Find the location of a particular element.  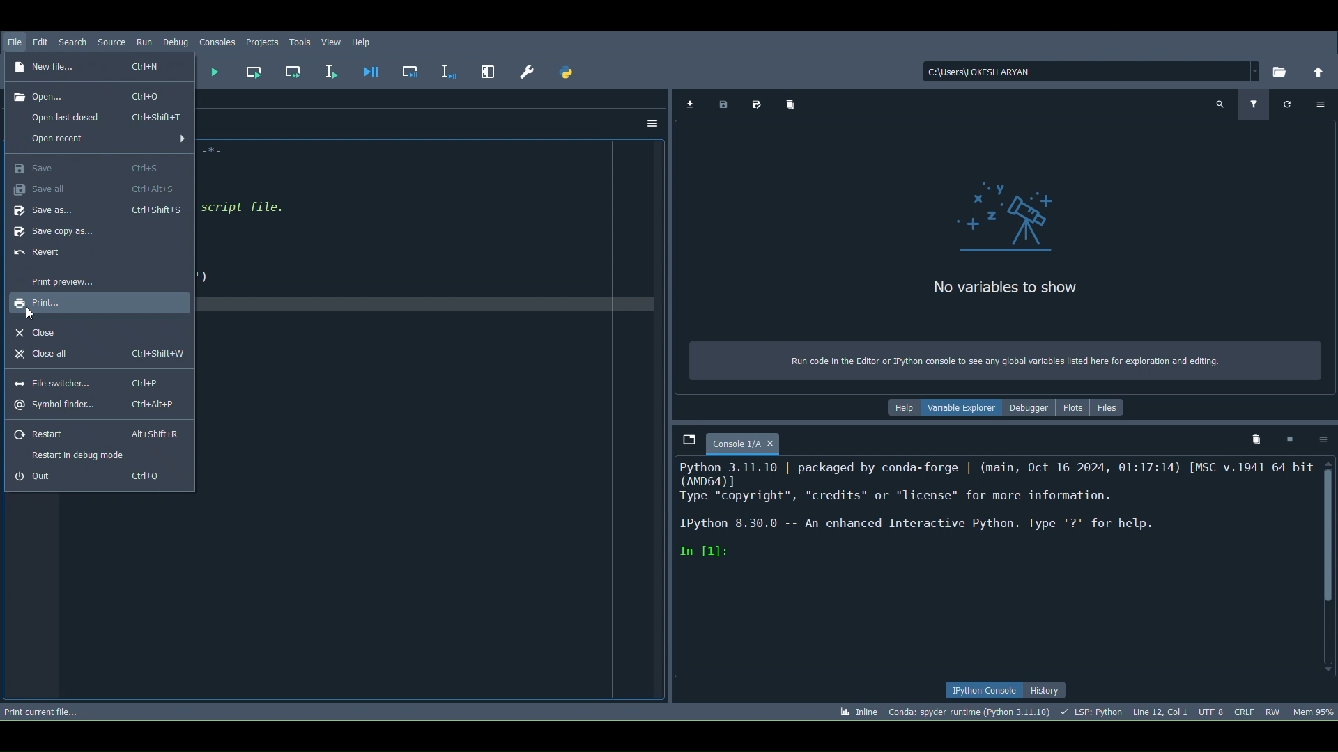

Search is located at coordinates (70, 40).